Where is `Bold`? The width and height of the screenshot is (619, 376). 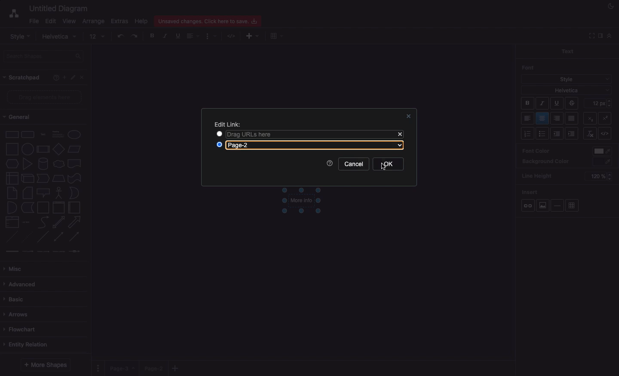
Bold is located at coordinates (528, 104).